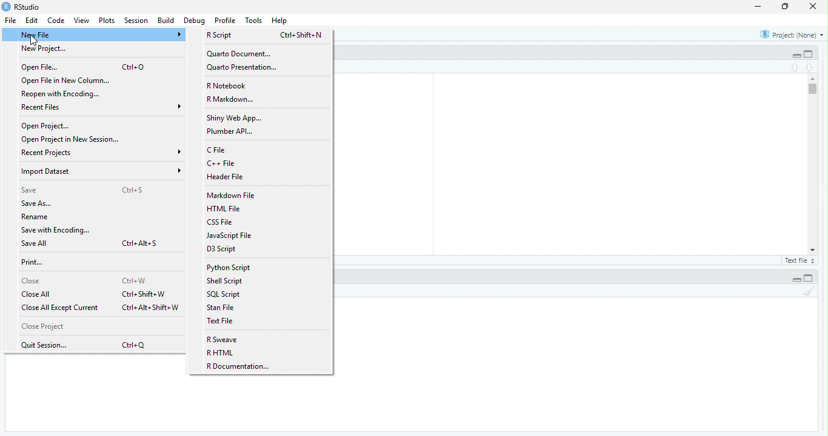  I want to click on scroll up, so click(813, 79).